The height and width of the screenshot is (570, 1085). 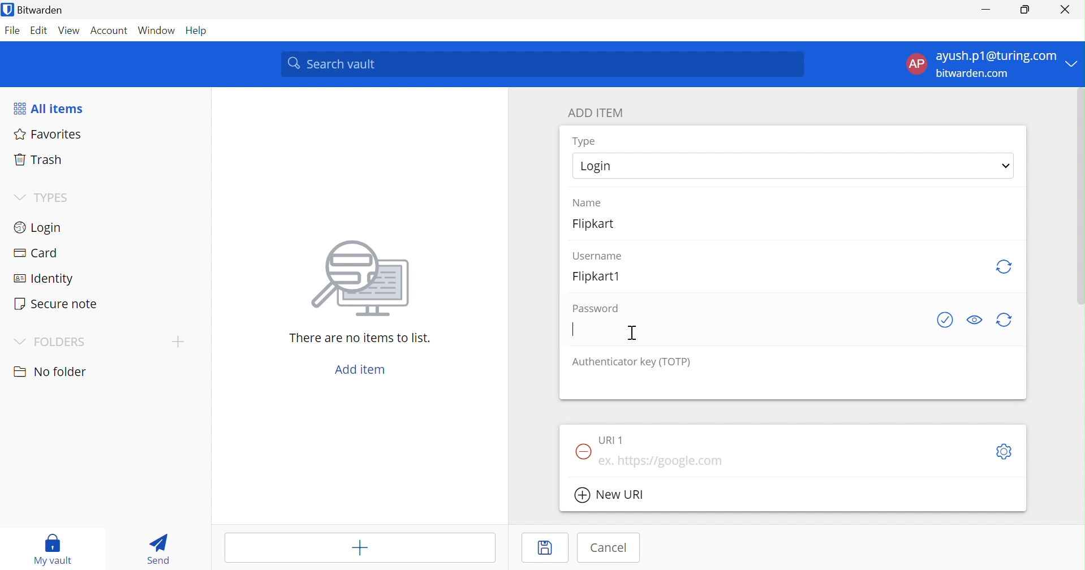 What do you see at coordinates (977, 318) in the screenshot?
I see `Toggle Visibility` at bounding box center [977, 318].